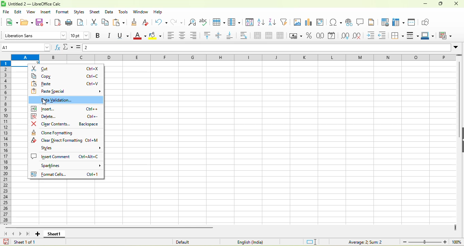 The image size is (464, 246). Describe the element at coordinates (65, 92) in the screenshot. I see `paste special` at that location.